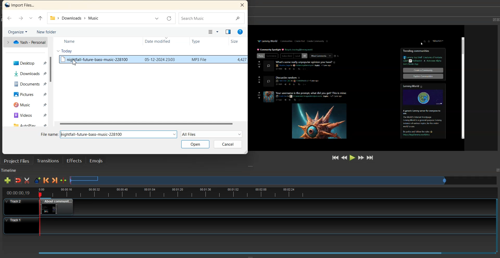  What do you see at coordinates (213, 32) in the screenshot?
I see `Change your view` at bounding box center [213, 32].